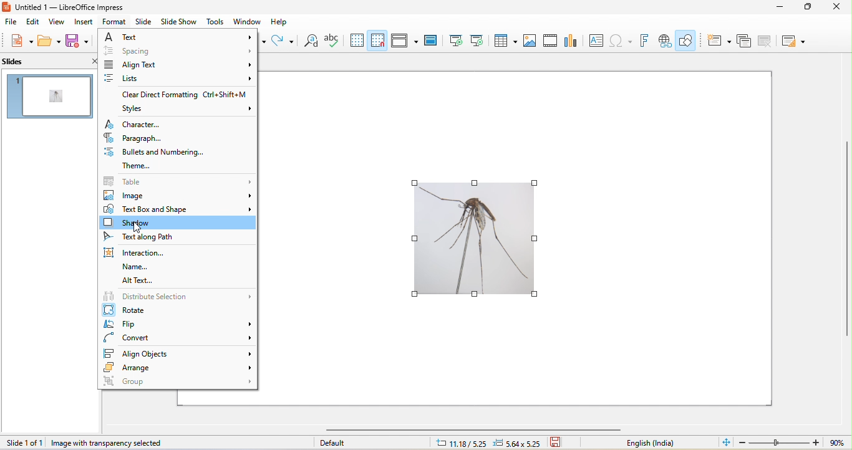  I want to click on text, so click(180, 37).